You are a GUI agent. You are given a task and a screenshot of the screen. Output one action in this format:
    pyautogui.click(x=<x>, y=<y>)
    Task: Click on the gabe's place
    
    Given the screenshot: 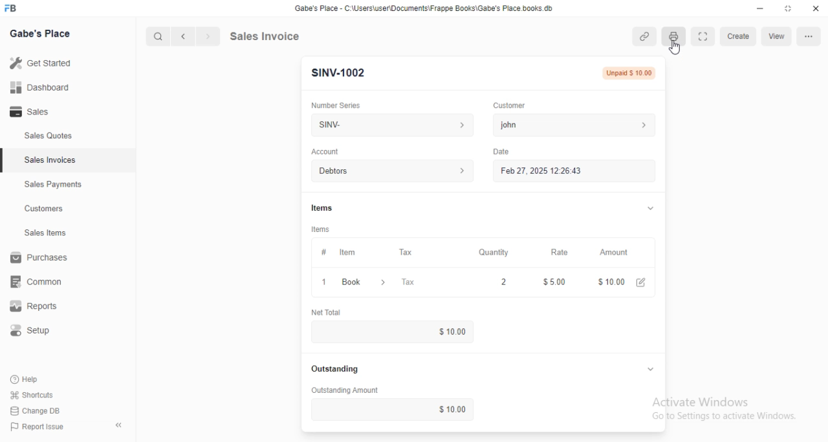 What is the action you would take?
    pyautogui.click(x=41, y=33)
    